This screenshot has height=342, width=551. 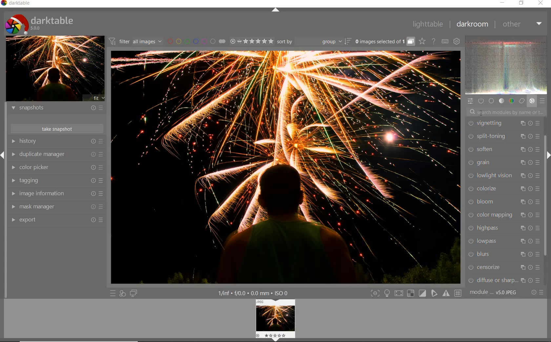 I want to click on tone, so click(x=502, y=101).